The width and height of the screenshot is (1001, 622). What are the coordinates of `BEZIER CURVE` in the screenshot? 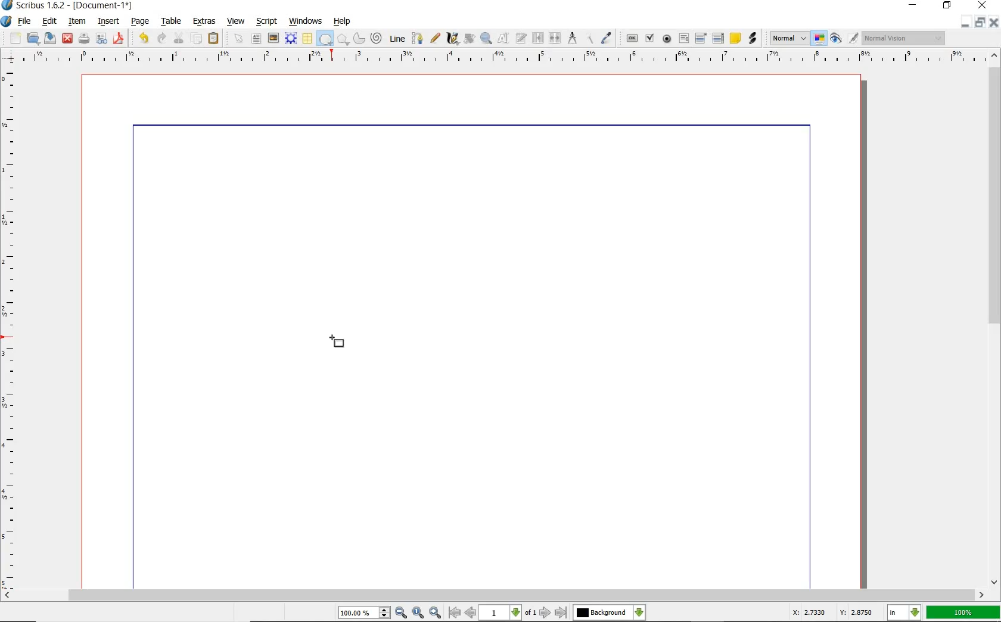 It's located at (418, 38).